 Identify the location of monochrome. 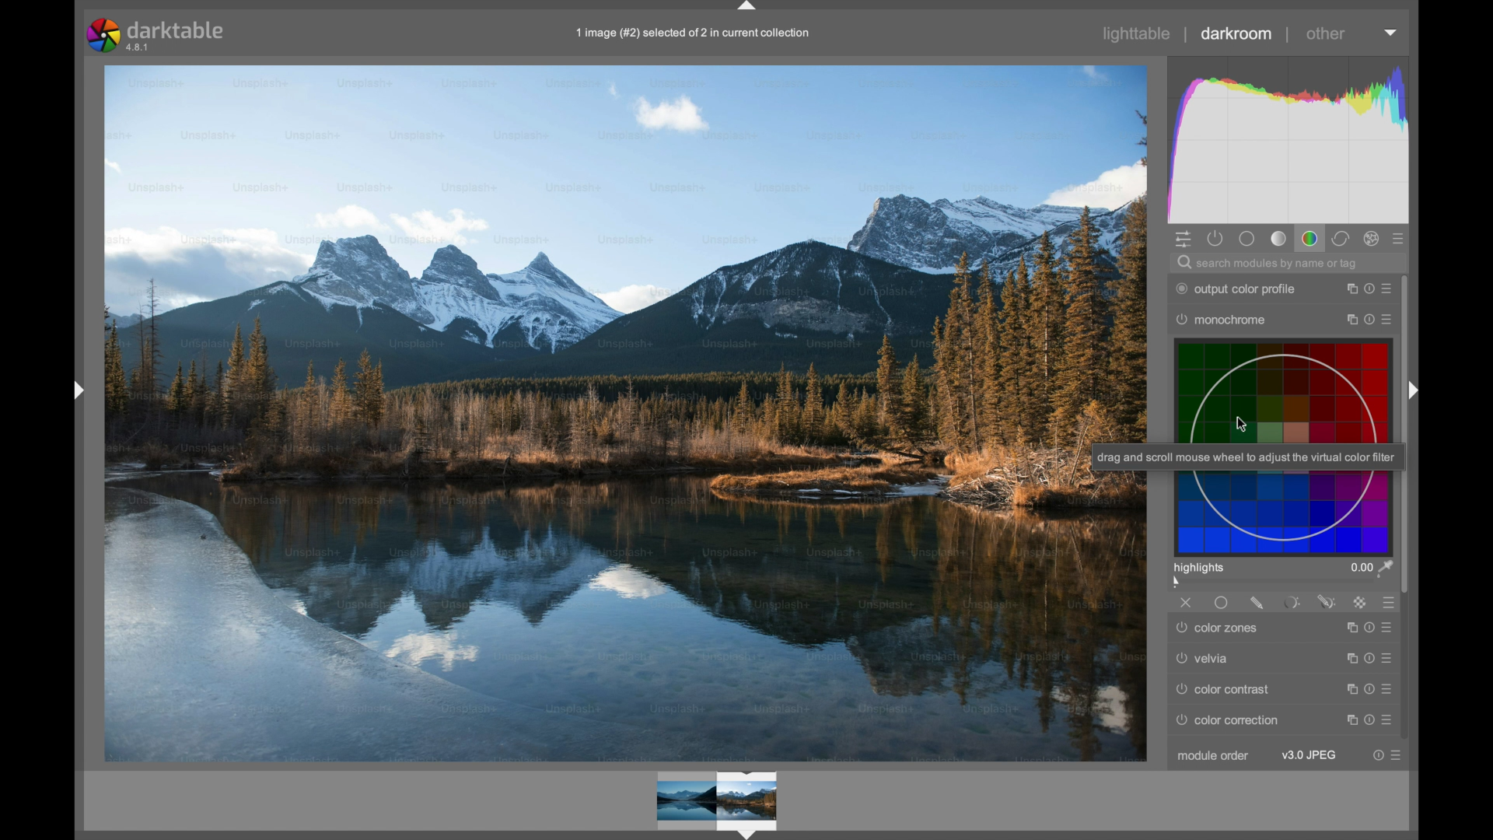
(1222, 320).